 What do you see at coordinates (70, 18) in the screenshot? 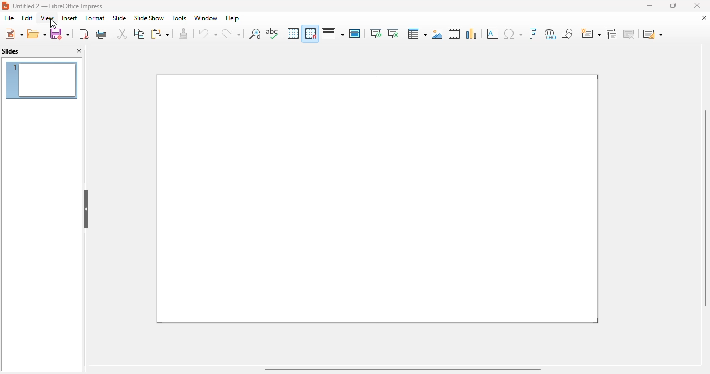
I see `insert` at bounding box center [70, 18].